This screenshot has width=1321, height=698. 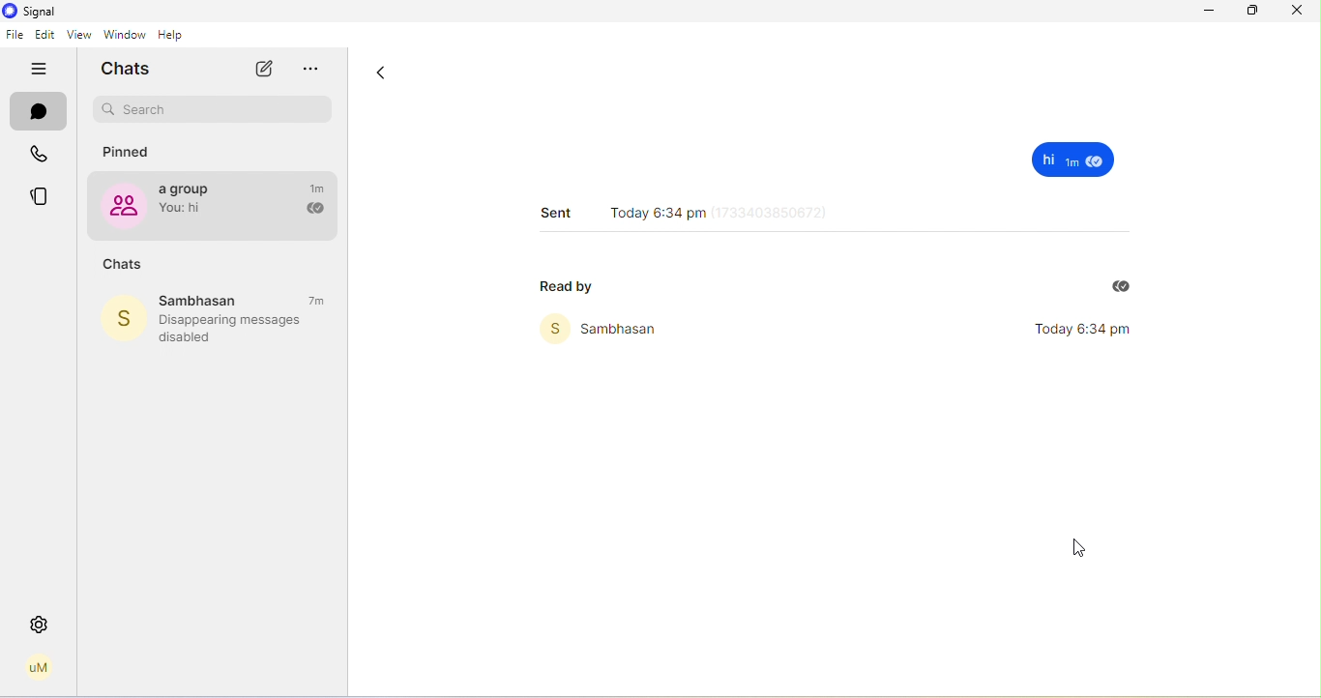 What do you see at coordinates (556, 211) in the screenshot?
I see `sent` at bounding box center [556, 211].